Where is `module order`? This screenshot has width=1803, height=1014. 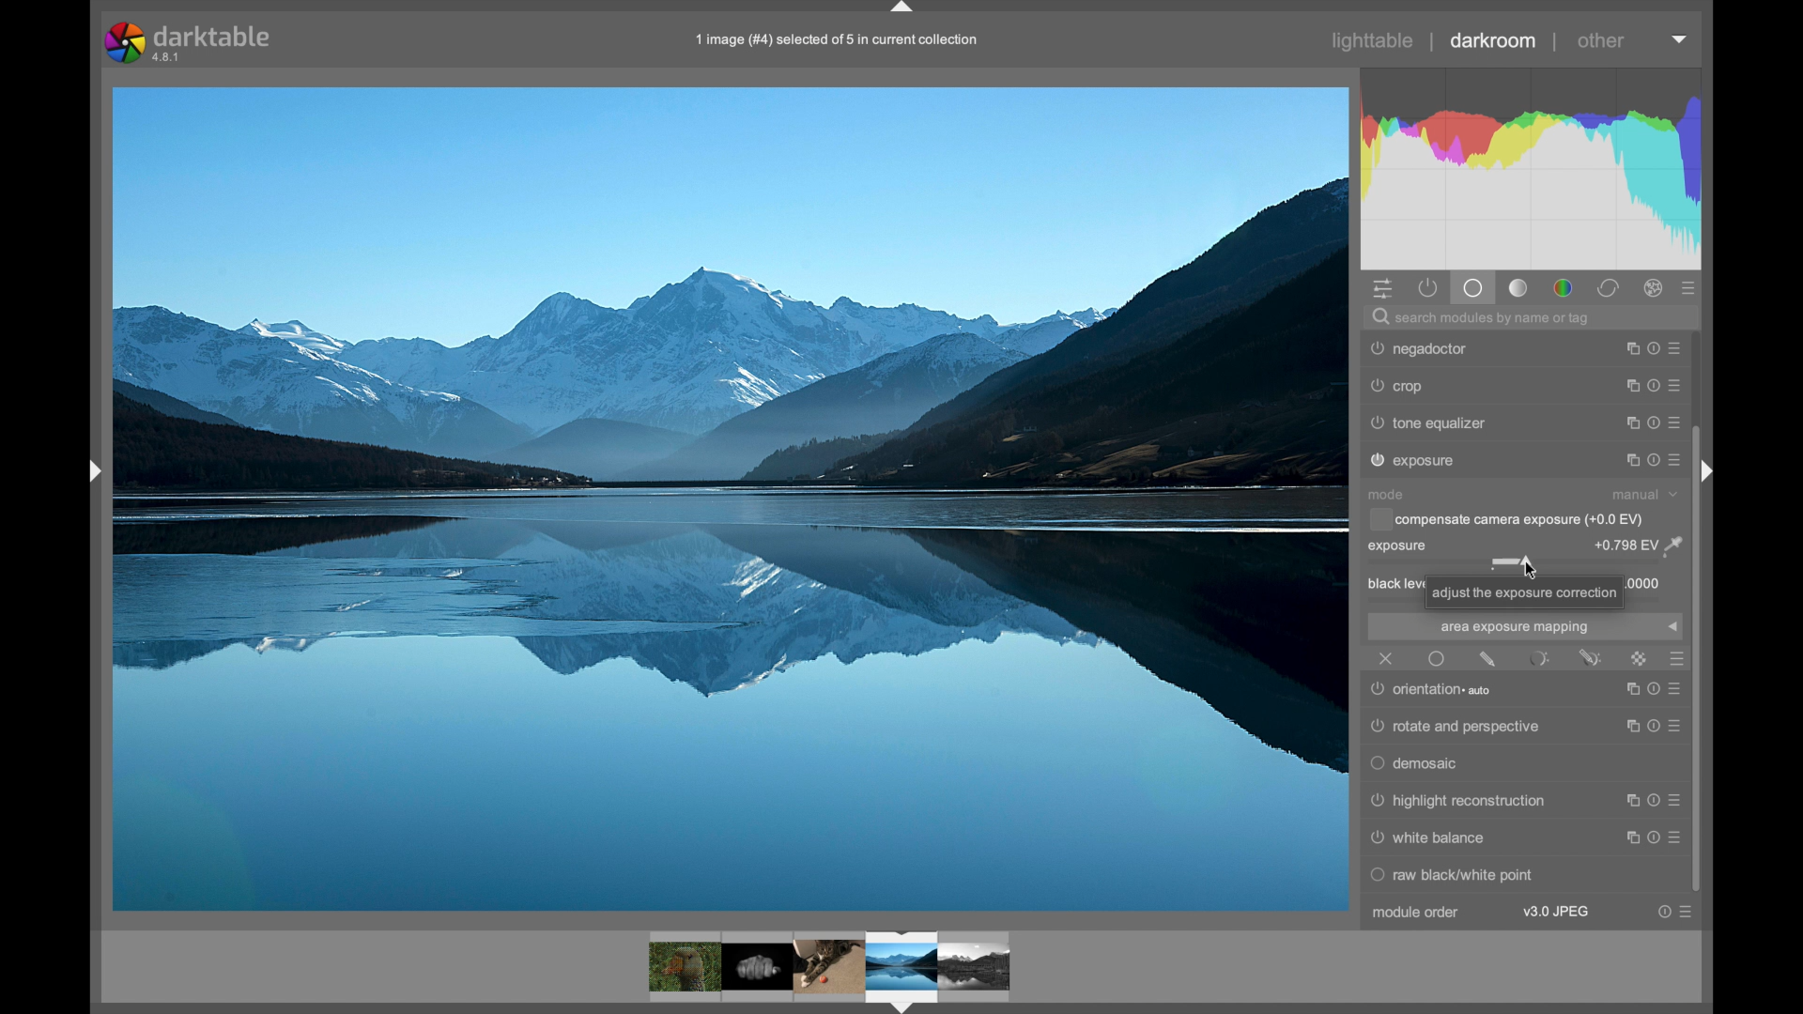
module order is located at coordinates (1416, 913).